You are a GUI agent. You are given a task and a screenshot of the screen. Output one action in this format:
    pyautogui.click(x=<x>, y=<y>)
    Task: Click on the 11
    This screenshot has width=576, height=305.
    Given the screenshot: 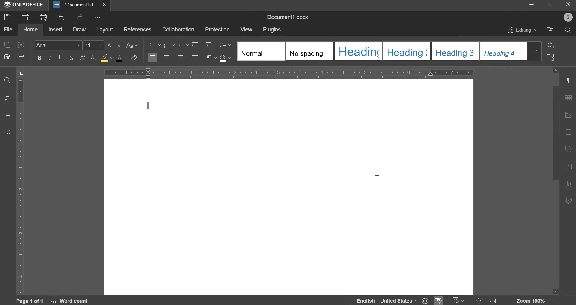 What is the action you would take?
    pyautogui.click(x=94, y=46)
    